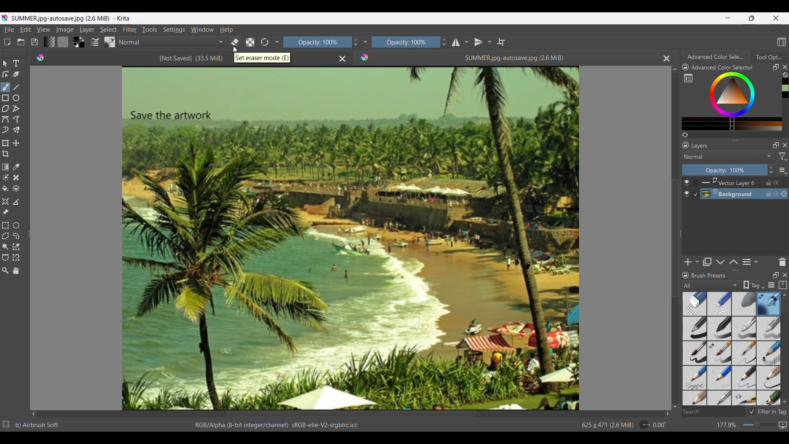 This screenshot has height=444, width=789. Describe the element at coordinates (6, 143) in the screenshot. I see `Transform a layer or selection` at that location.